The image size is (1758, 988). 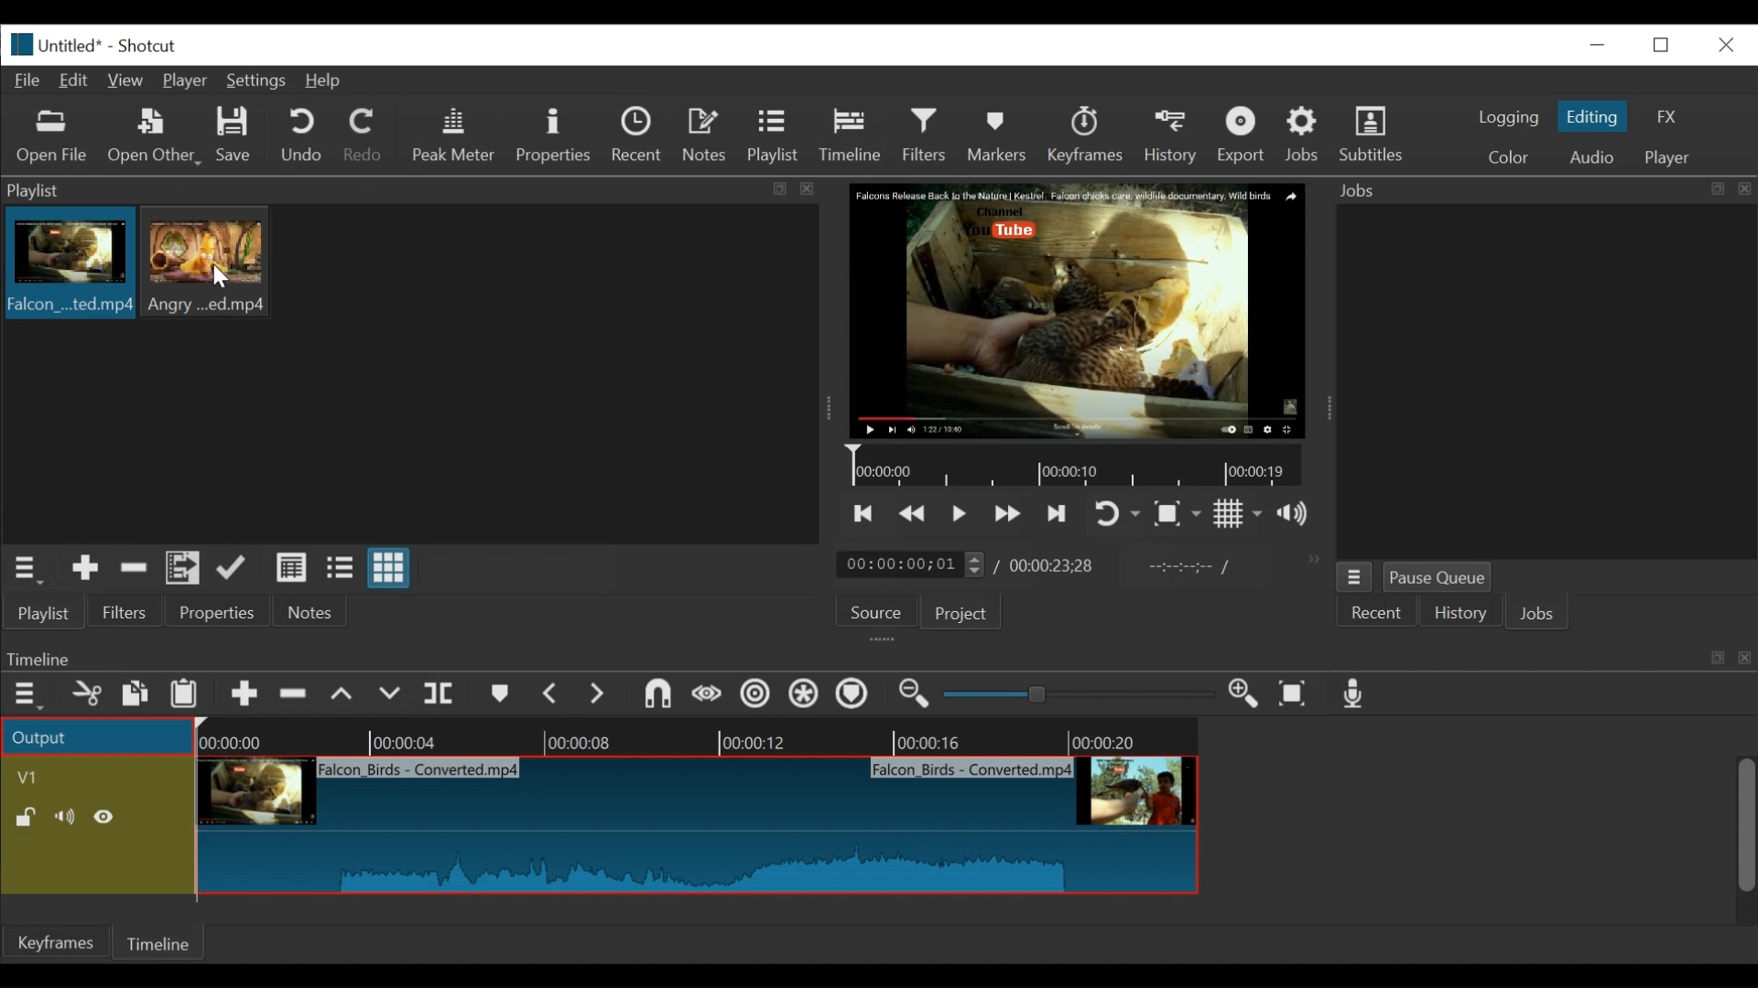 I want to click on play forward quickly, so click(x=1010, y=516).